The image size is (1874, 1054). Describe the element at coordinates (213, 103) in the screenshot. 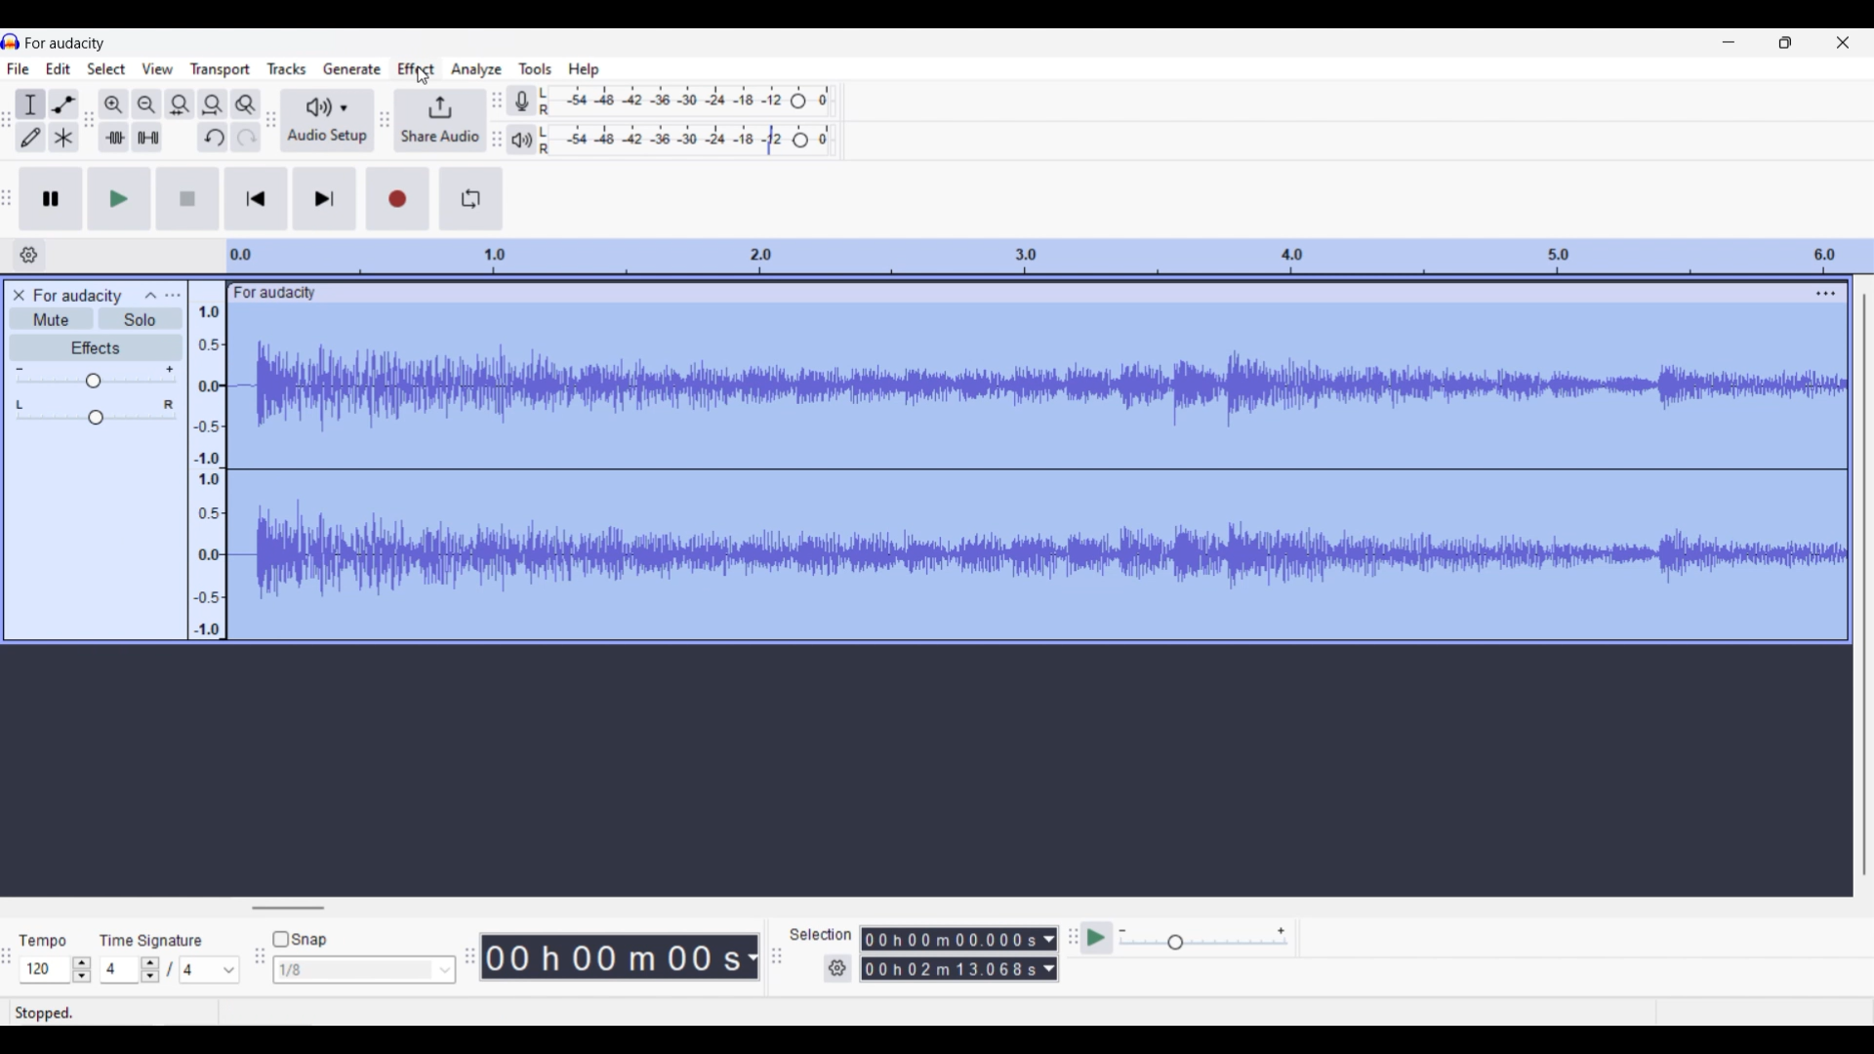

I see `Fit project to width` at that location.